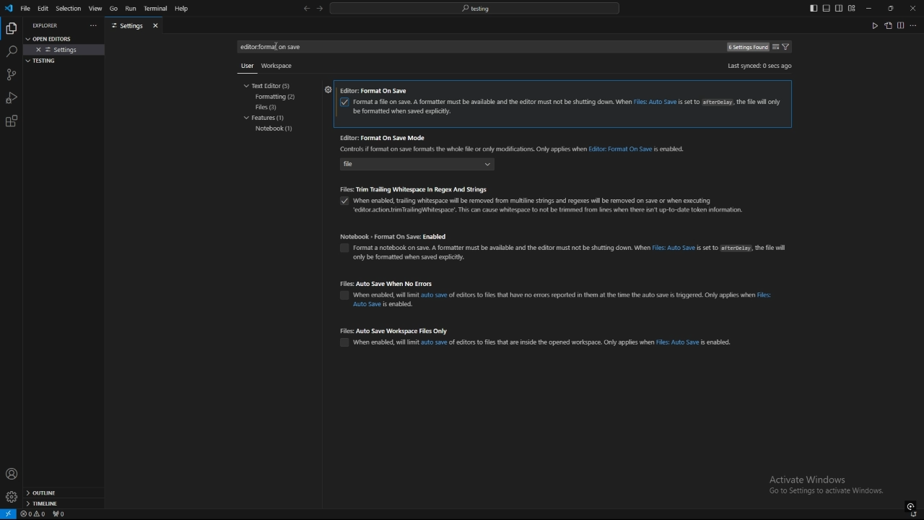 The height and width of the screenshot is (520, 924). What do you see at coordinates (130, 9) in the screenshot?
I see `run` at bounding box center [130, 9].